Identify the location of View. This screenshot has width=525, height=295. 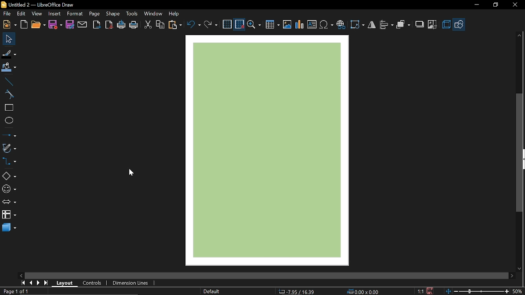
(37, 14).